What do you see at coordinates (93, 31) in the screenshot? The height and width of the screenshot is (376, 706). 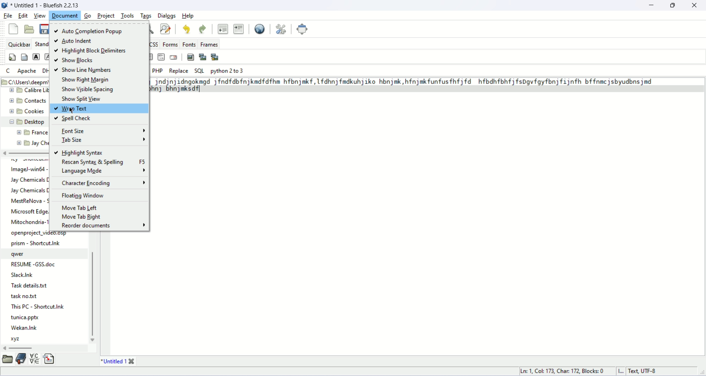 I see `auto completion popup` at bounding box center [93, 31].